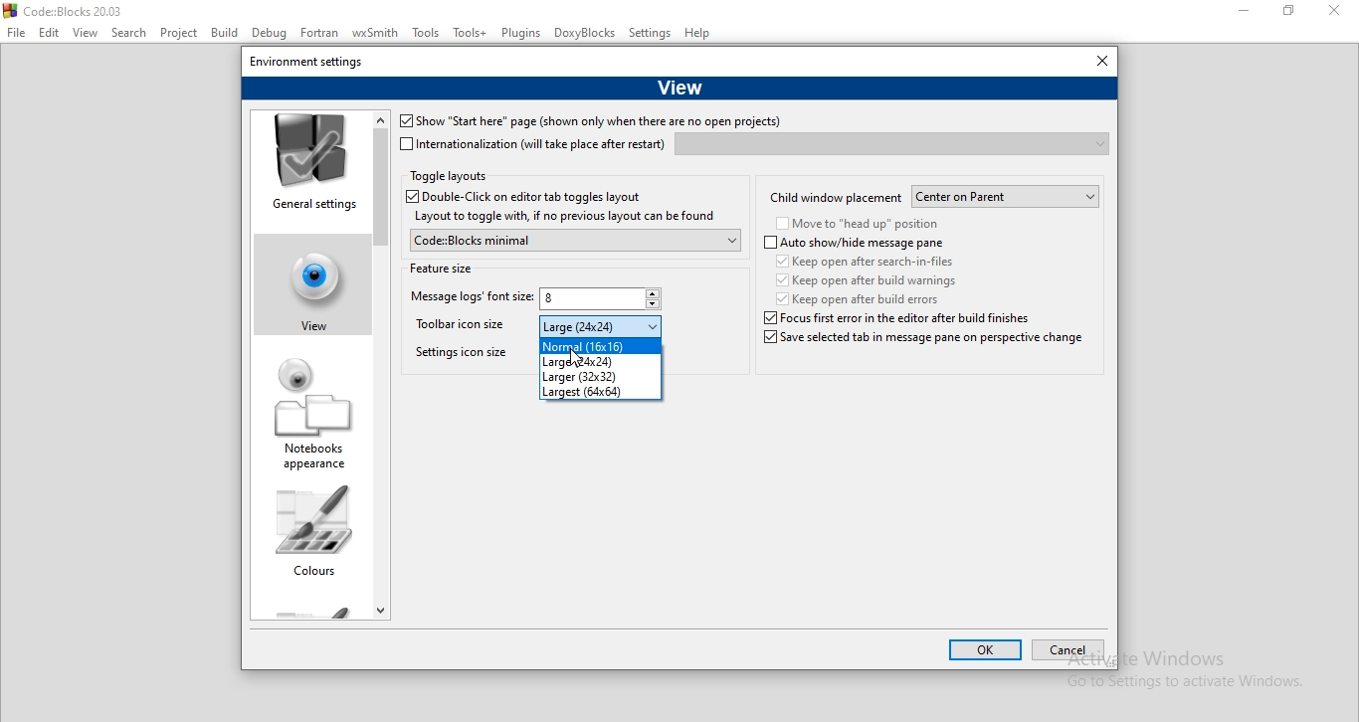  What do you see at coordinates (586, 34) in the screenshot?
I see `DoxyBlocks` at bounding box center [586, 34].